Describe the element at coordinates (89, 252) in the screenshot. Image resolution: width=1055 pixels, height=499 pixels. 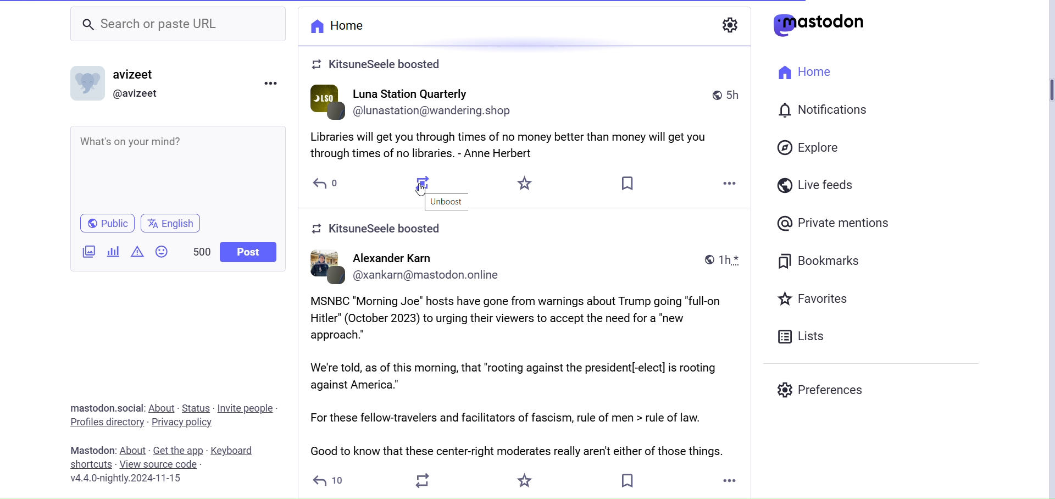
I see `Add image` at that location.